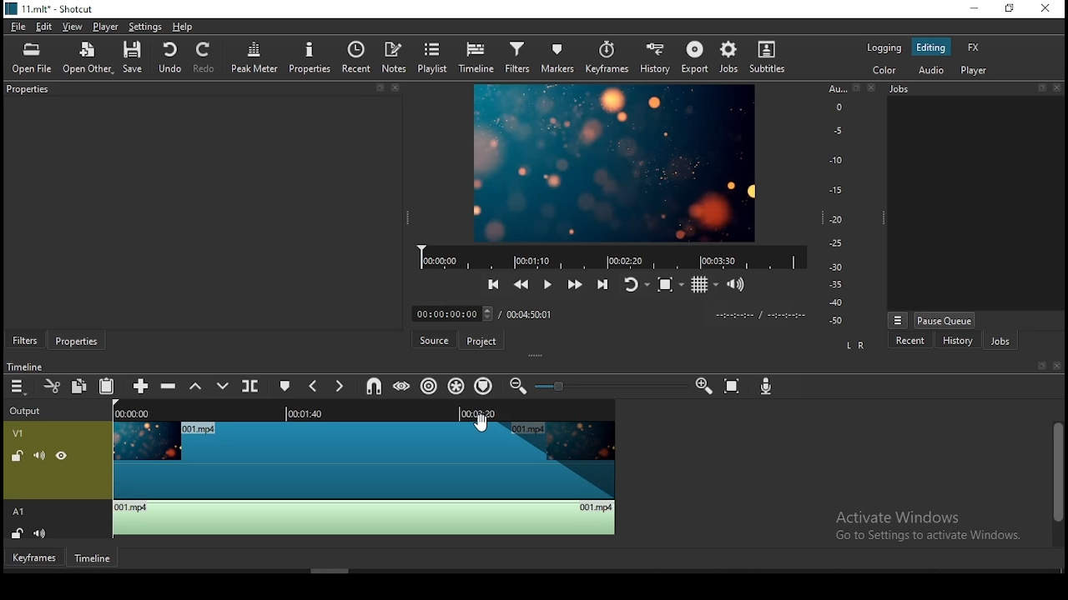  I want to click on video preview, so click(608, 162).